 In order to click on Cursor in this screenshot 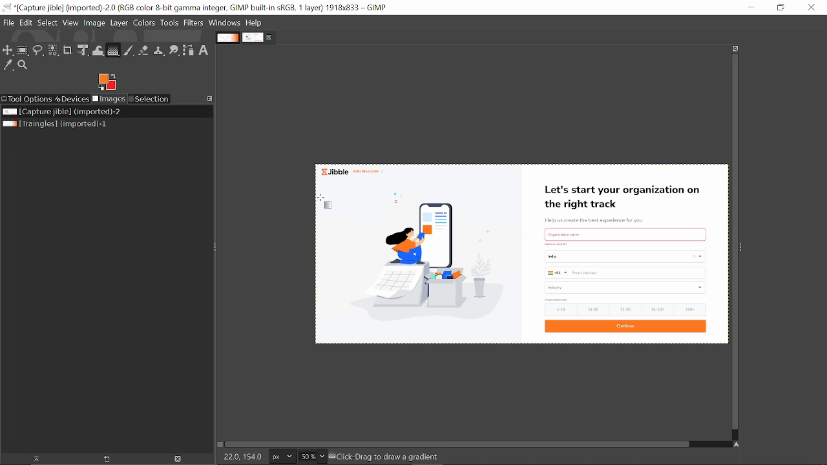, I will do `click(326, 202)`.